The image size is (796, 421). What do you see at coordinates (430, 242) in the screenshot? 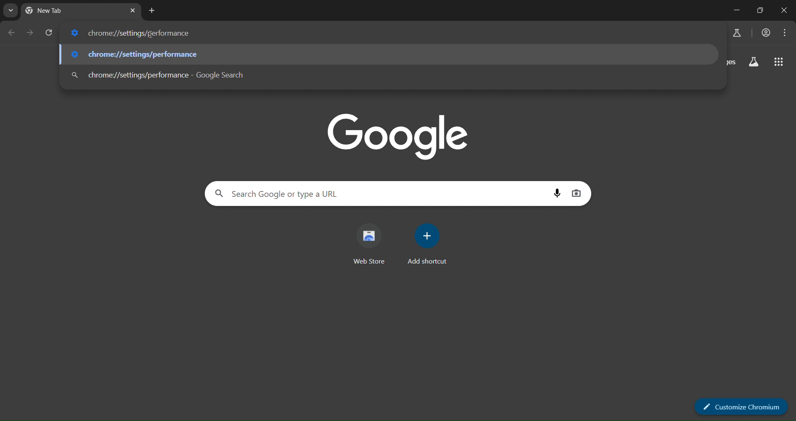
I see `add shortcut` at bounding box center [430, 242].